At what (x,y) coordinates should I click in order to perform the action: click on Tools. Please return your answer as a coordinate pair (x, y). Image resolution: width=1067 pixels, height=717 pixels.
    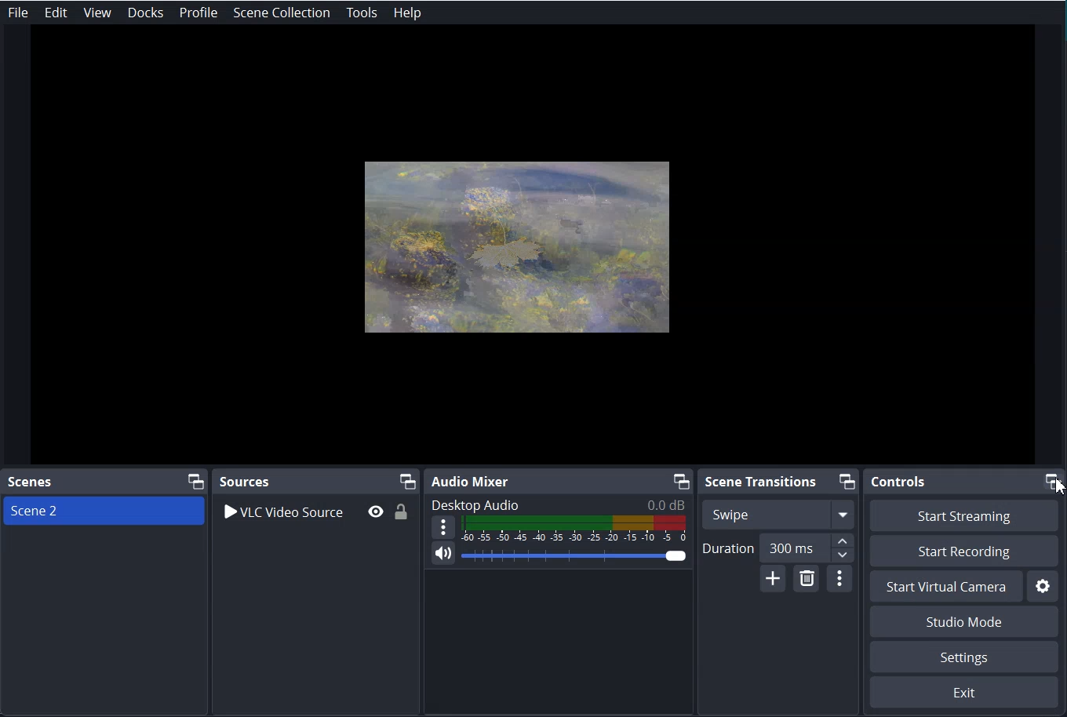
    Looking at the image, I should click on (362, 13).